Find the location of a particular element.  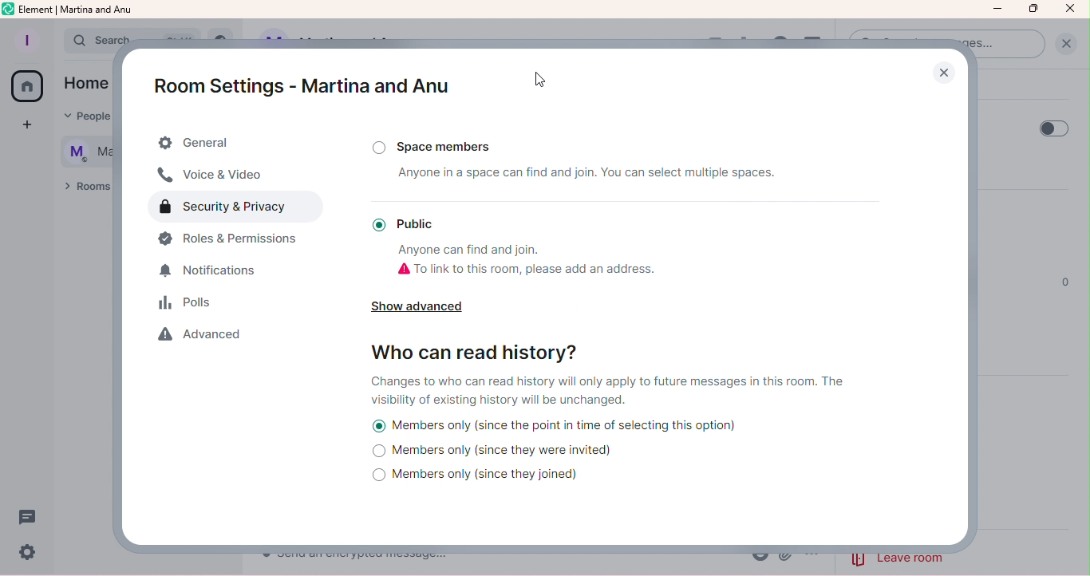

Settings is located at coordinates (27, 554).